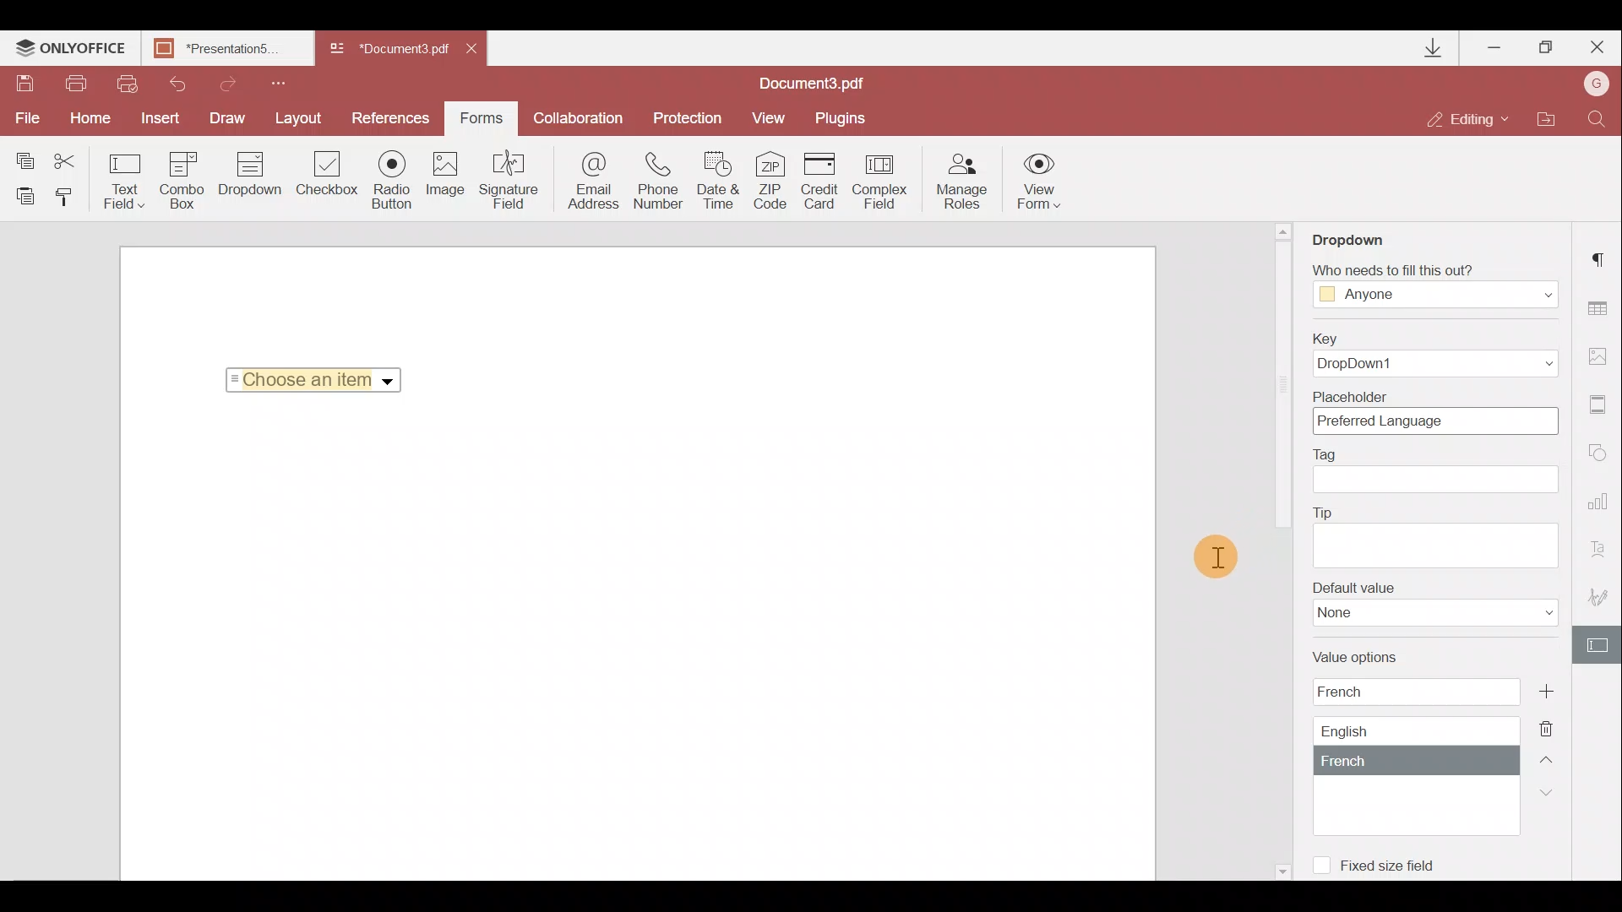 This screenshot has width=1622, height=912. Describe the element at coordinates (1040, 181) in the screenshot. I see `View form` at that location.